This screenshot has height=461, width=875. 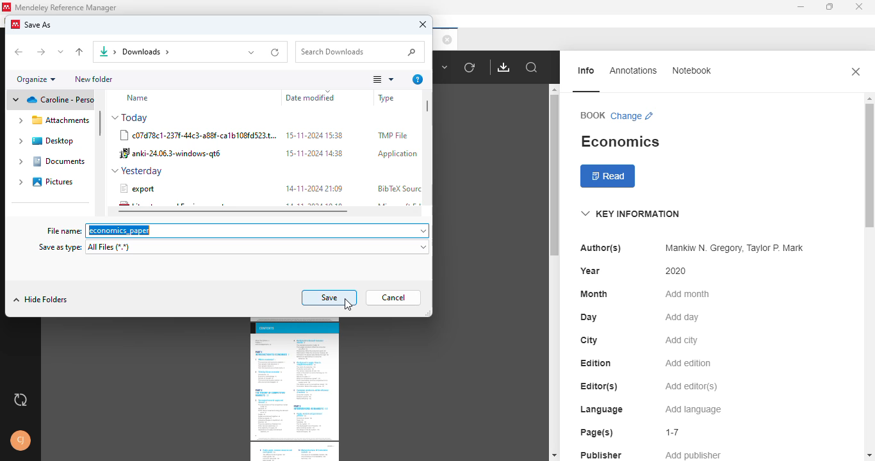 I want to click on today, so click(x=132, y=118).